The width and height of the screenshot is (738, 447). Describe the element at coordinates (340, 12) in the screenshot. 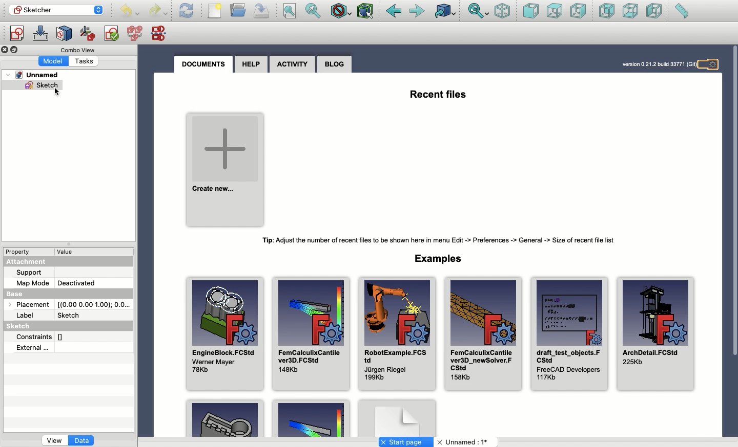

I see `Draw style` at that location.